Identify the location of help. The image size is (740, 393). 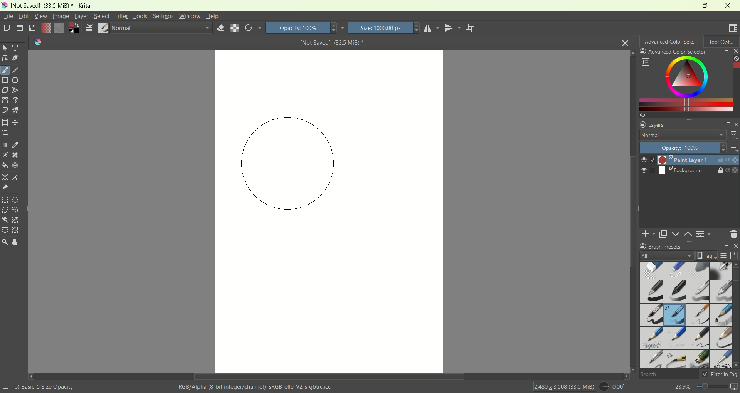
(213, 17).